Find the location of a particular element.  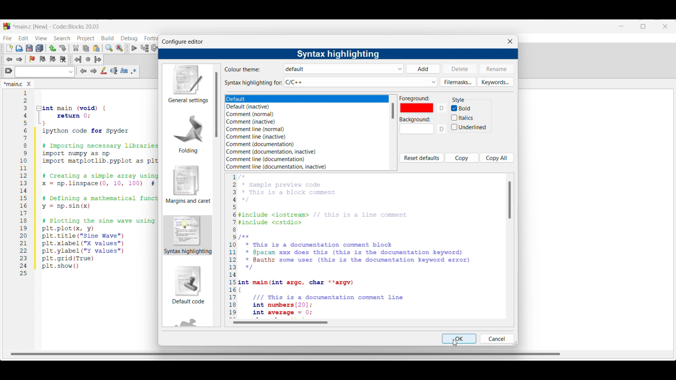

Toggle forward is located at coordinates (20, 59).